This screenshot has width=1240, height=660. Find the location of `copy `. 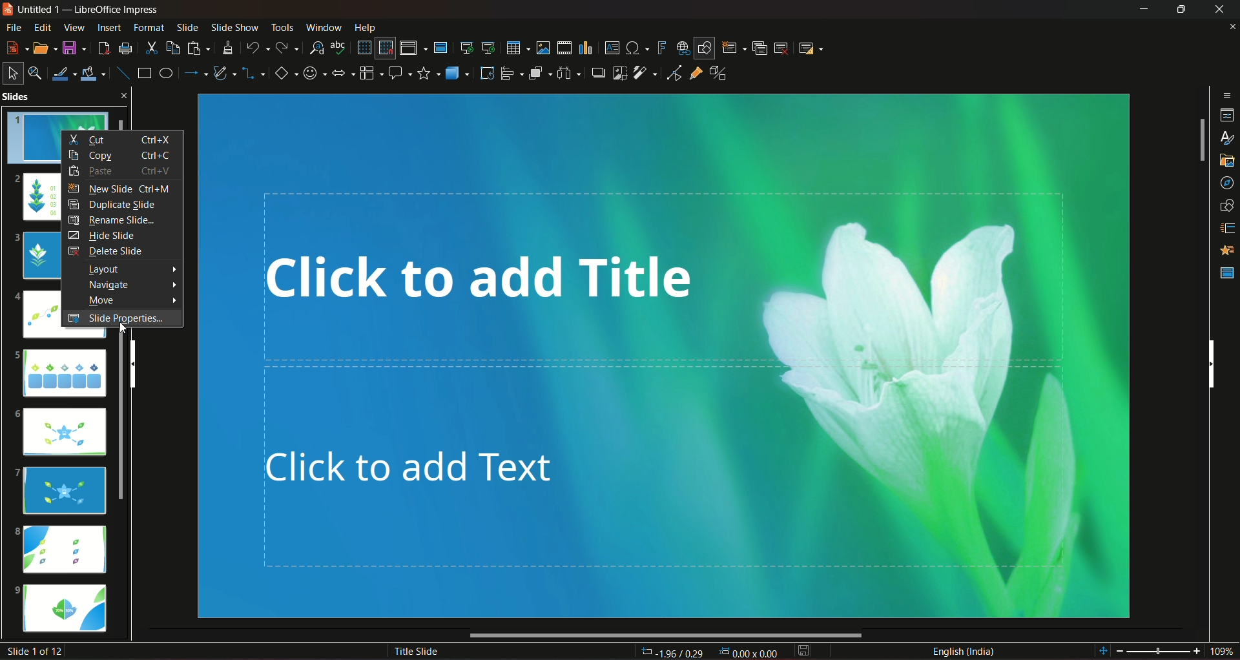

copy  is located at coordinates (172, 46).